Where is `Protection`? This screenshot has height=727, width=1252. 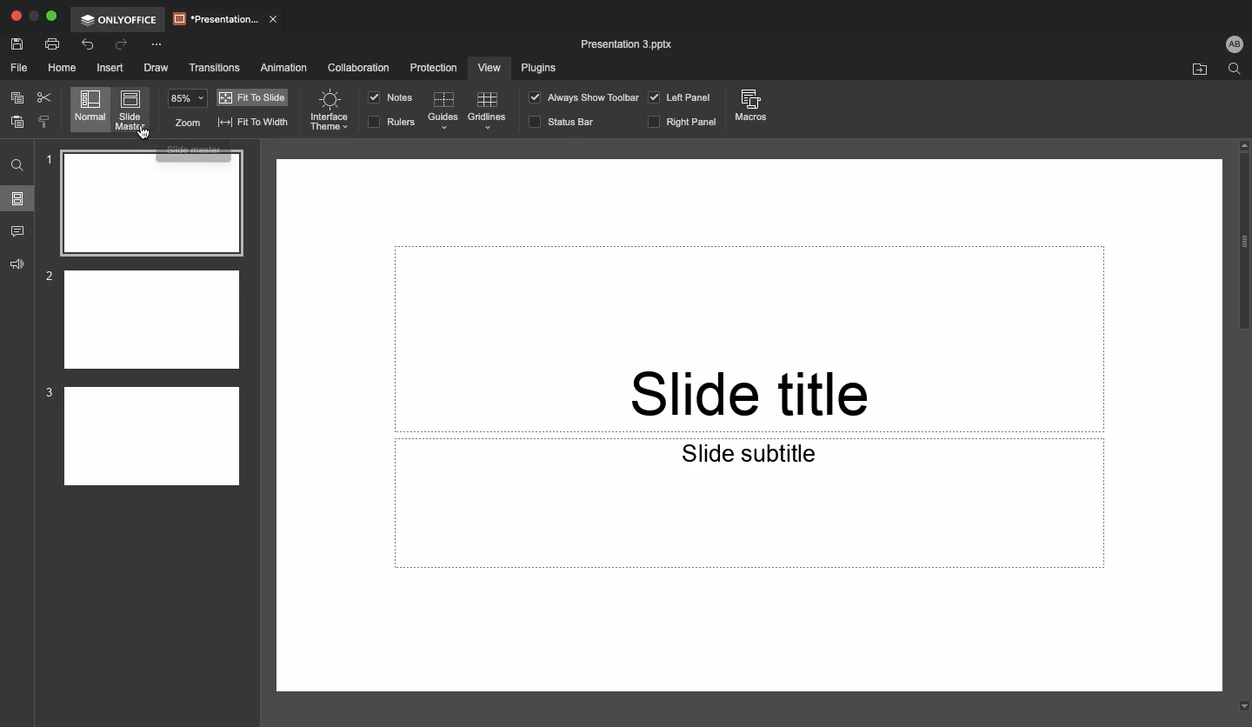
Protection is located at coordinates (432, 67).